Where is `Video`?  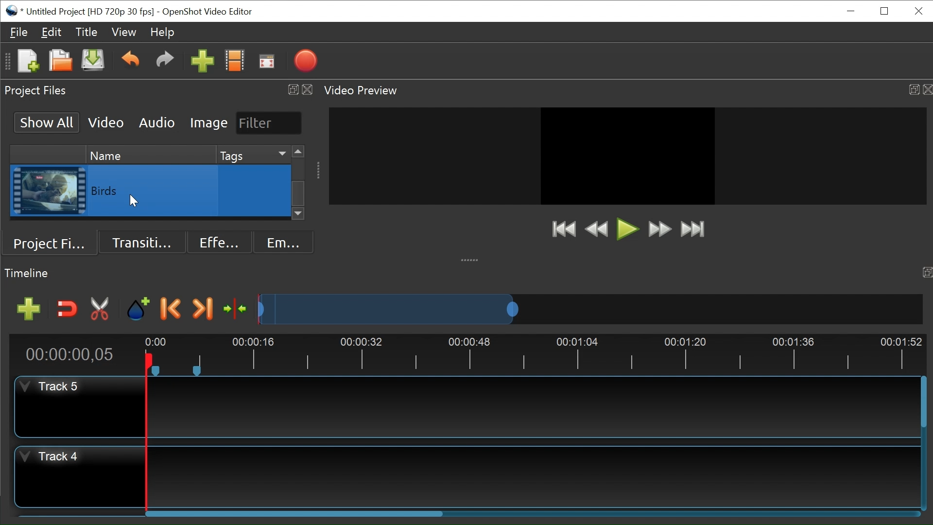 Video is located at coordinates (106, 122).